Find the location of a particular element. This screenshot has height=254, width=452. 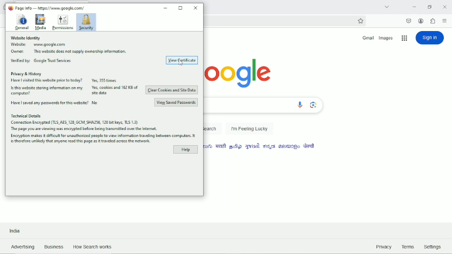

language is located at coordinates (235, 146).